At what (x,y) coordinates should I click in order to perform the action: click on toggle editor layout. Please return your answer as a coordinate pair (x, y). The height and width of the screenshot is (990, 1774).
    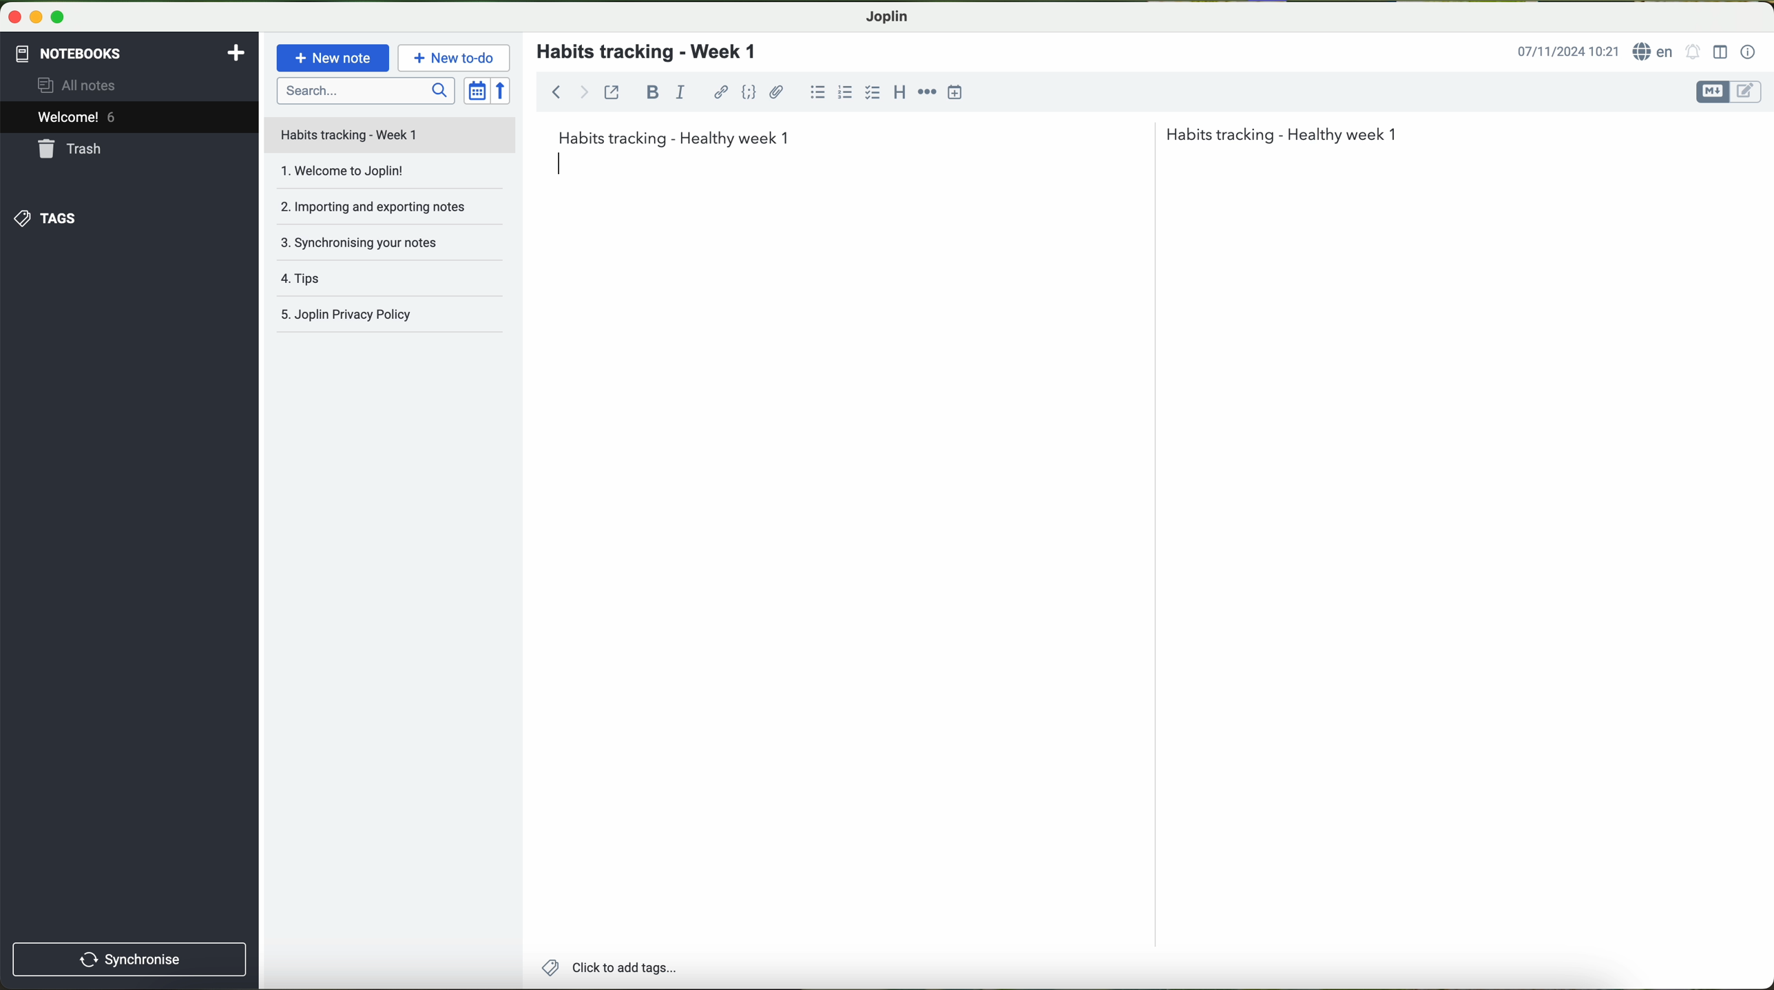
    Looking at the image, I should click on (1721, 52).